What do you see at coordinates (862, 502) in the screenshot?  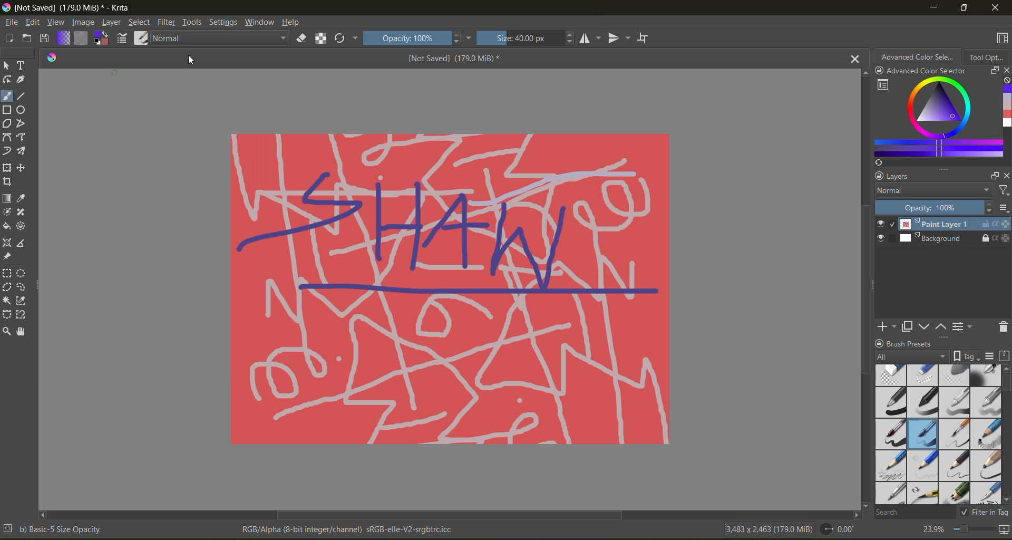 I see `scroll down` at bounding box center [862, 502].